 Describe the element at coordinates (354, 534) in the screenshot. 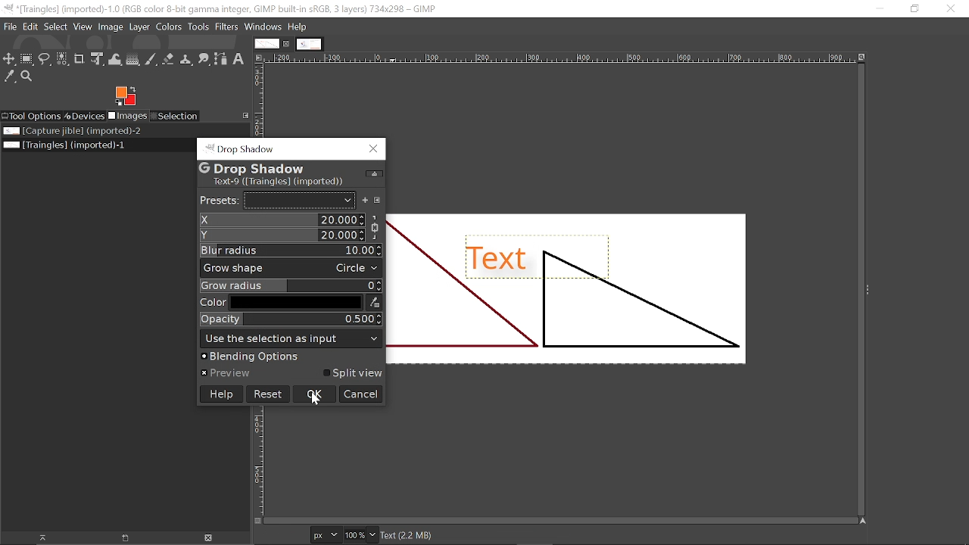

I see `Current zoom` at that location.